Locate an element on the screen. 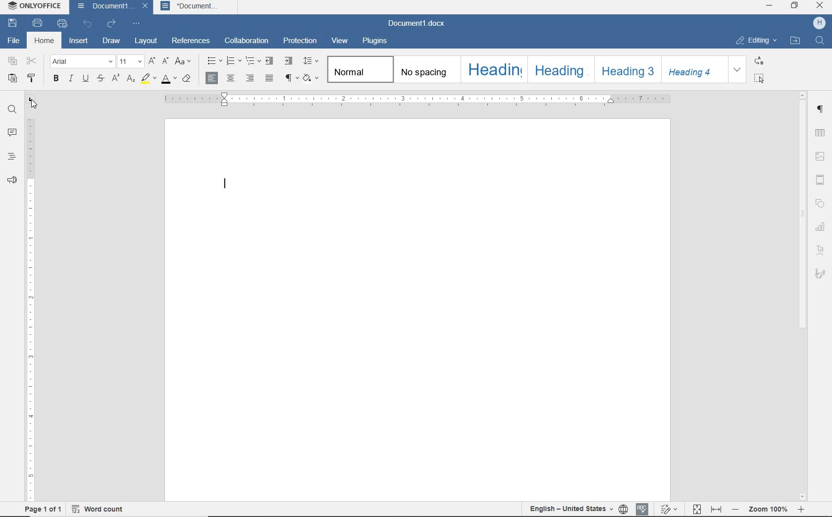 The image size is (832, 517). CHANGE CASE is located at coordinates (184, 62).